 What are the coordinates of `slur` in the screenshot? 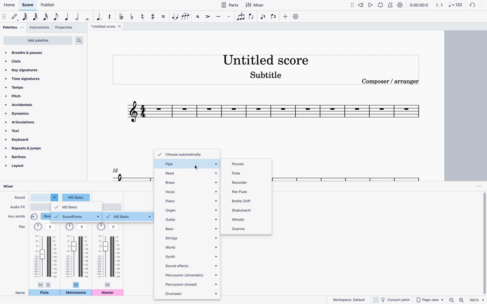 It's located at (186, 16).